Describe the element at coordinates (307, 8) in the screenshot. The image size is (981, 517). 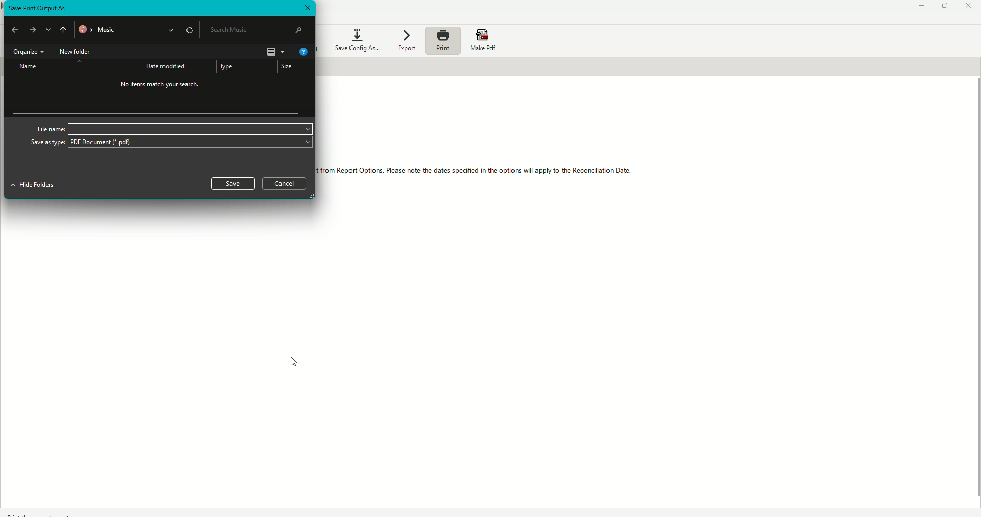
I see `Close` at that location.